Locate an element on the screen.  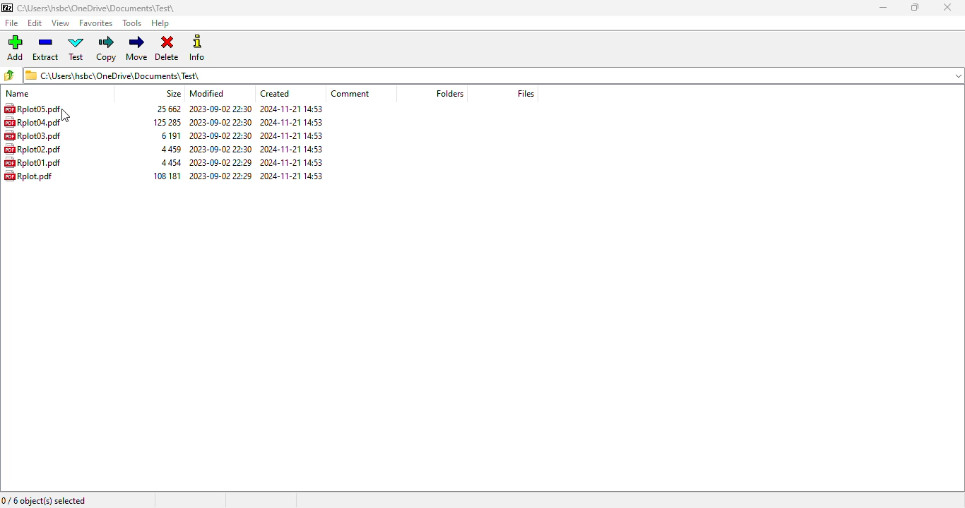
close is located at coordinates (947, 7).